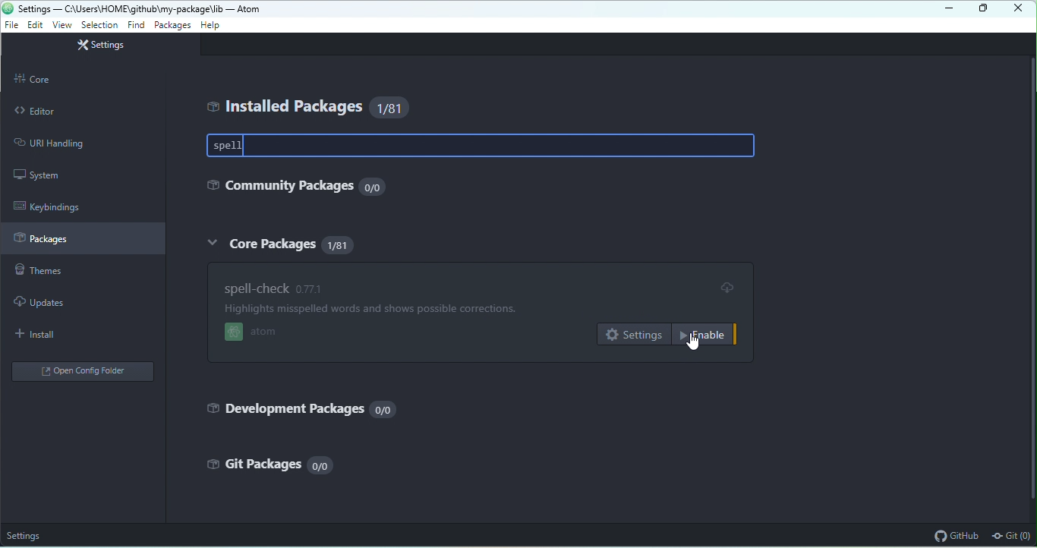 The image size is (1037, 548). I want to click on community packages, so click(292, 185).